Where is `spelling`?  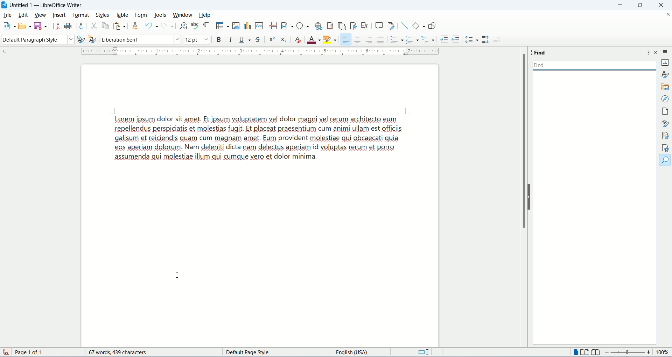 spelling is located at coordinates (194, 27).